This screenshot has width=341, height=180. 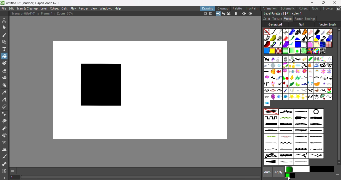 What do you see at coordinates (301, 130) in the screenshot?
I see `medium_brush4` at bounding box center [301, 130].